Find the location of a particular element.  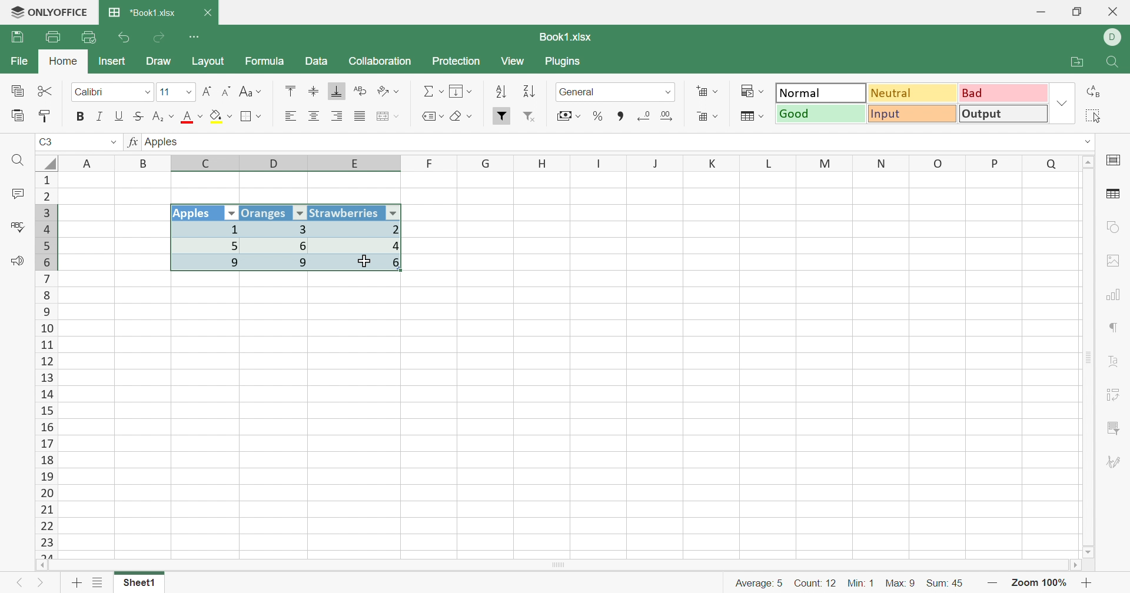

Oranges is located at coordinates (265, 212).